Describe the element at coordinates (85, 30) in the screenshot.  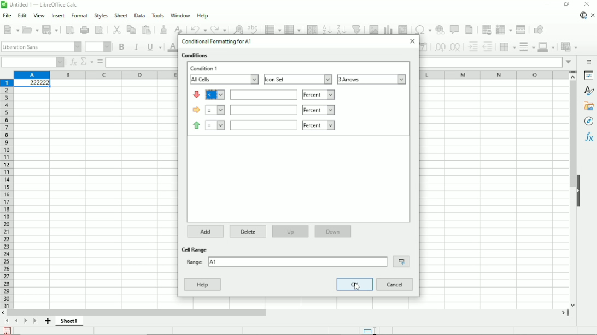
I see `Print` at that location.